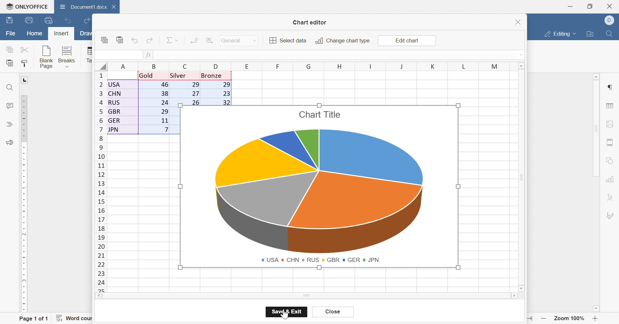 The image size is (619, 324). I want to click on Word Count, so click(77, 318).